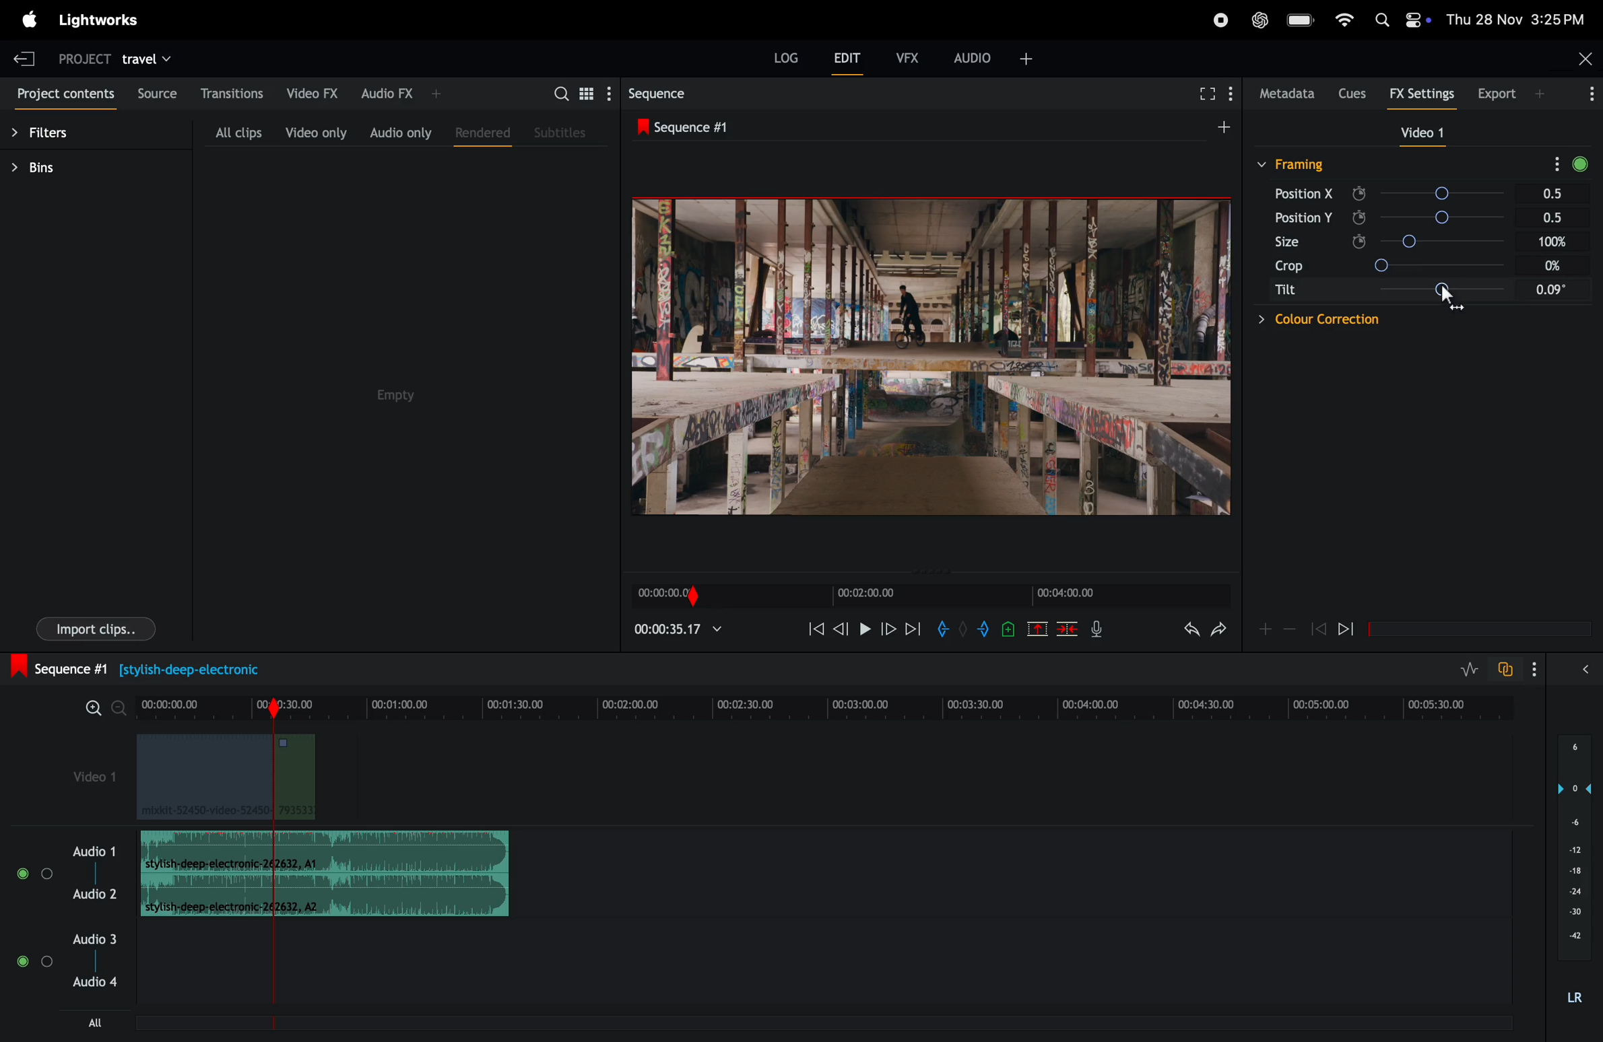  What do you see at coordinates (53, 167) in the screenshot?
I see `bins` at bounding box center [53, 167].